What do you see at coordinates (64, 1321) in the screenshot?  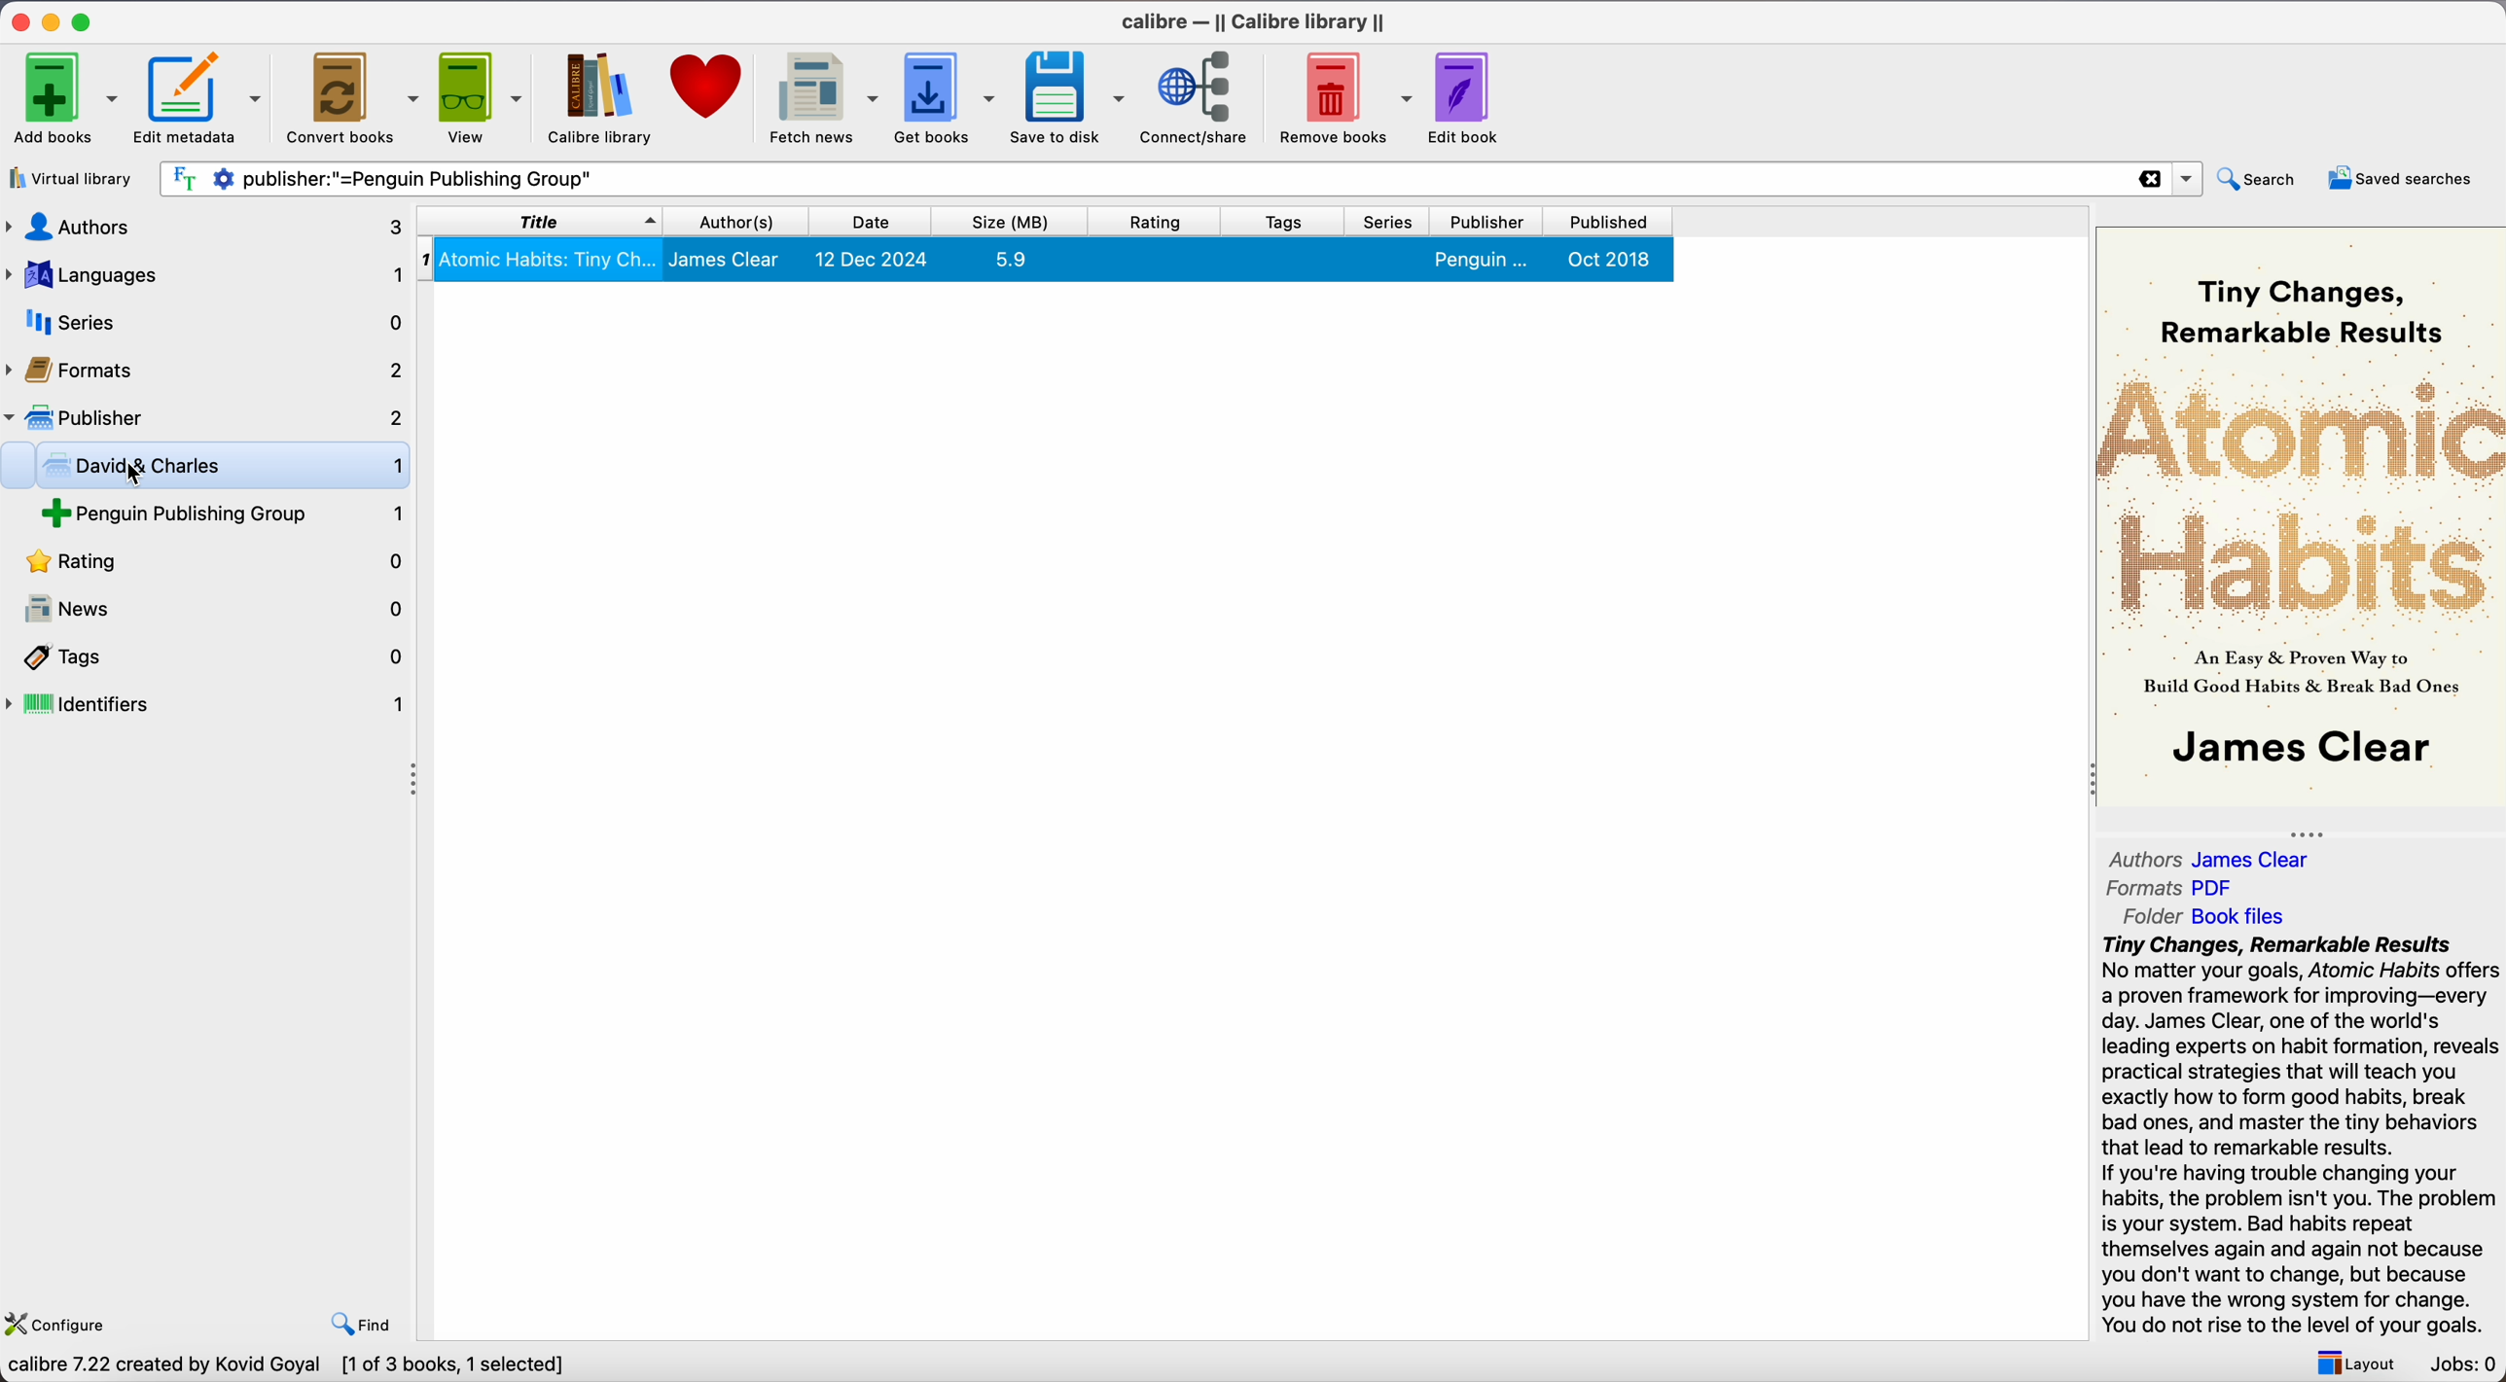 I see `configure` at bounding box center [64, 1321].